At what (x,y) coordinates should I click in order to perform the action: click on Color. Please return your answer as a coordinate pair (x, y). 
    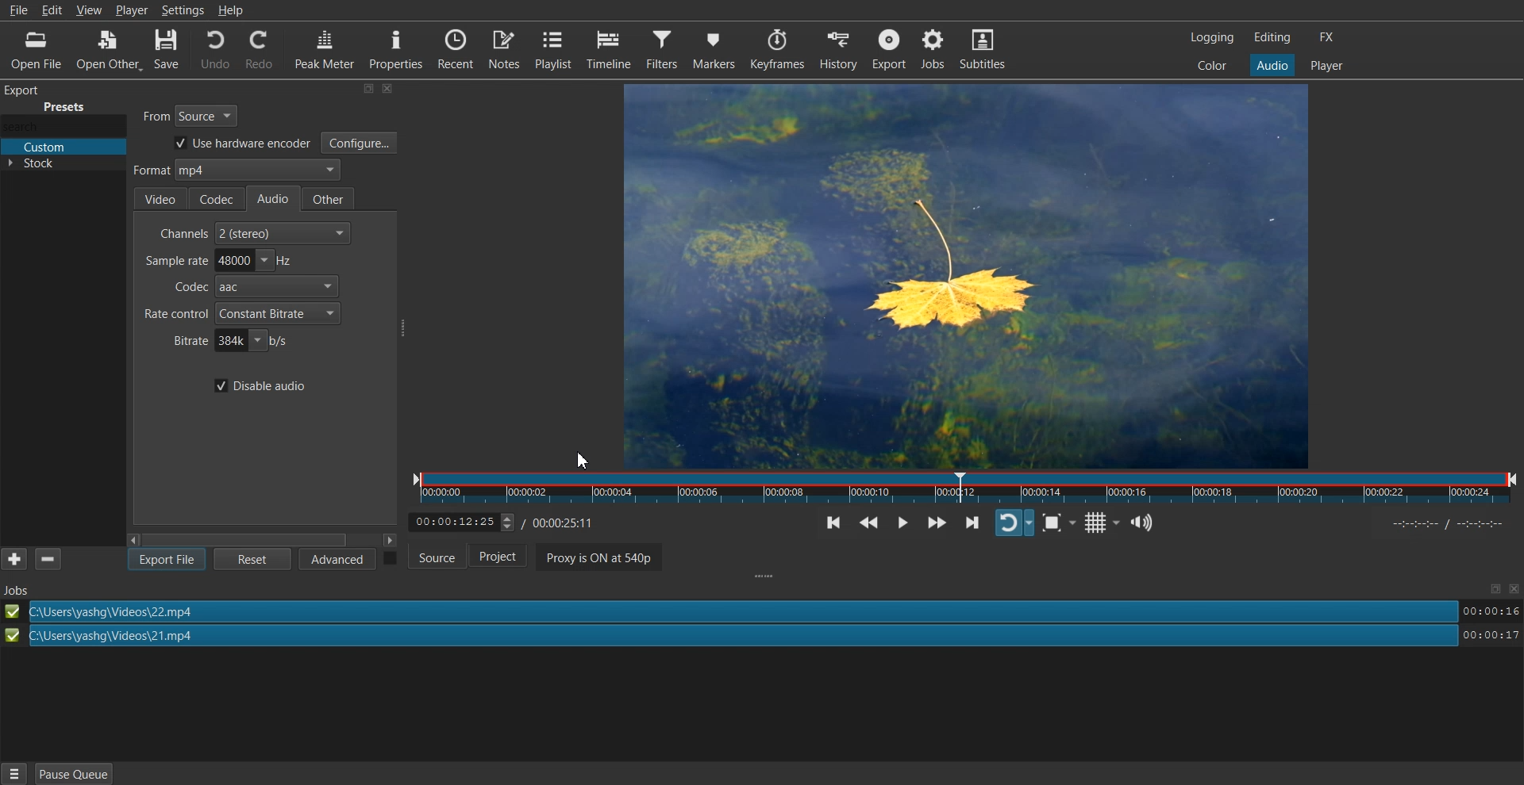
    Looking at the image, I should click on (1212, 64).